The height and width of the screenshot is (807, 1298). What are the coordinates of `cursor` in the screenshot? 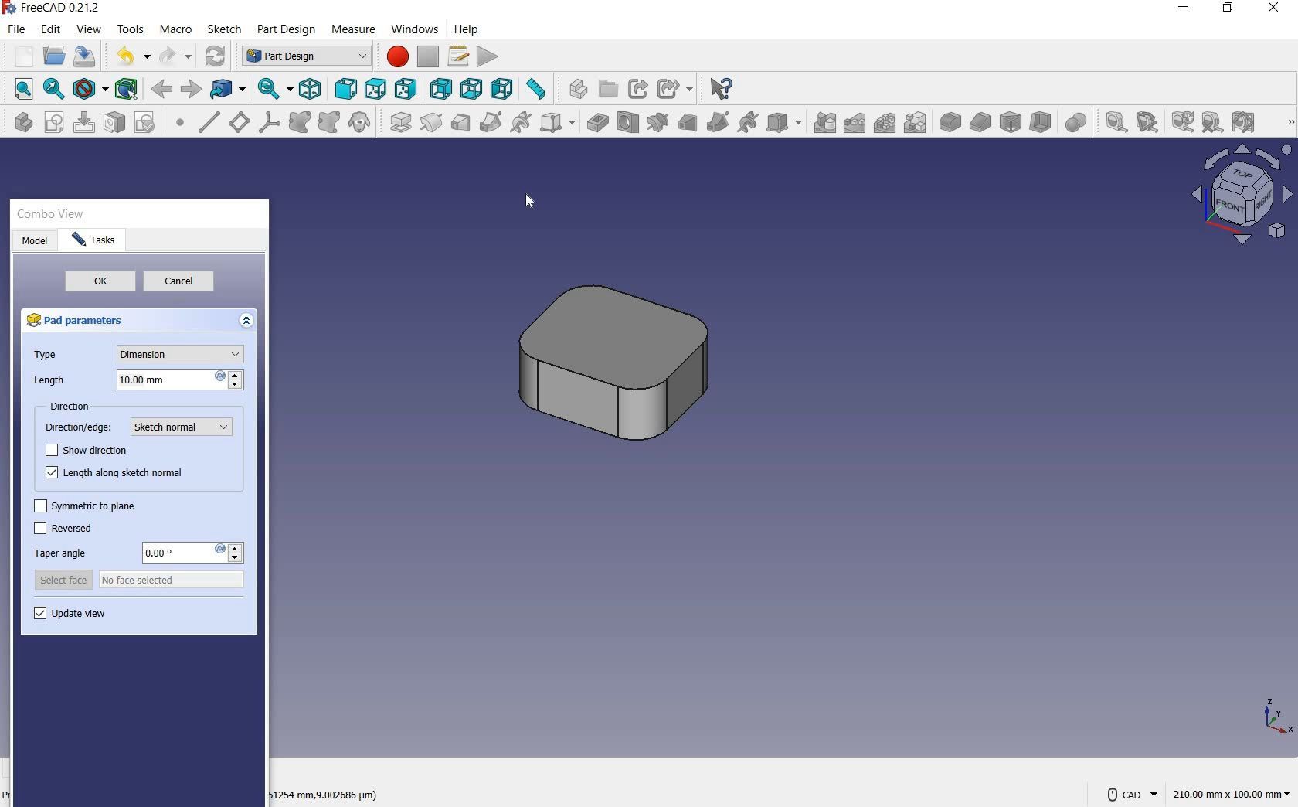 It's located at (532, 209).